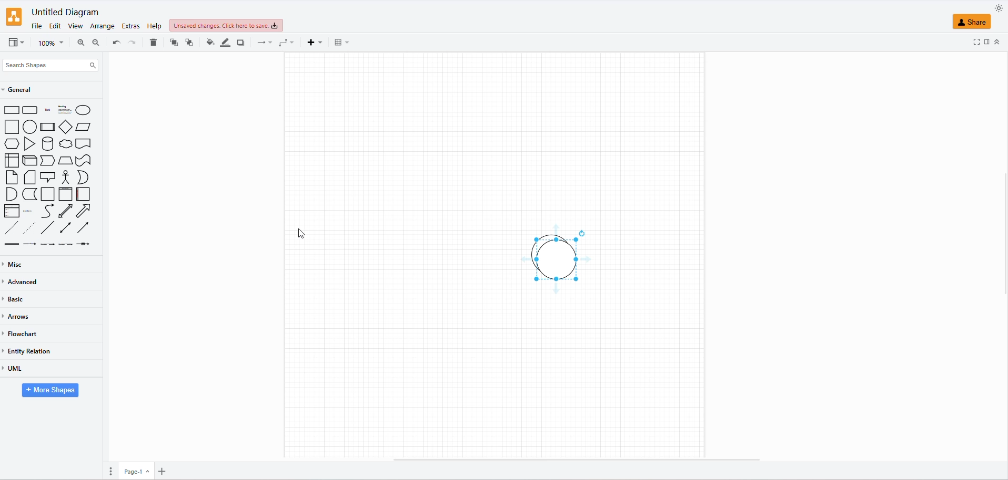 The width and height of the screenshot is (1008, 480). Describe the element at coordinates (225, 43) in the screenshot. I see `LINE COLOR` at that location.